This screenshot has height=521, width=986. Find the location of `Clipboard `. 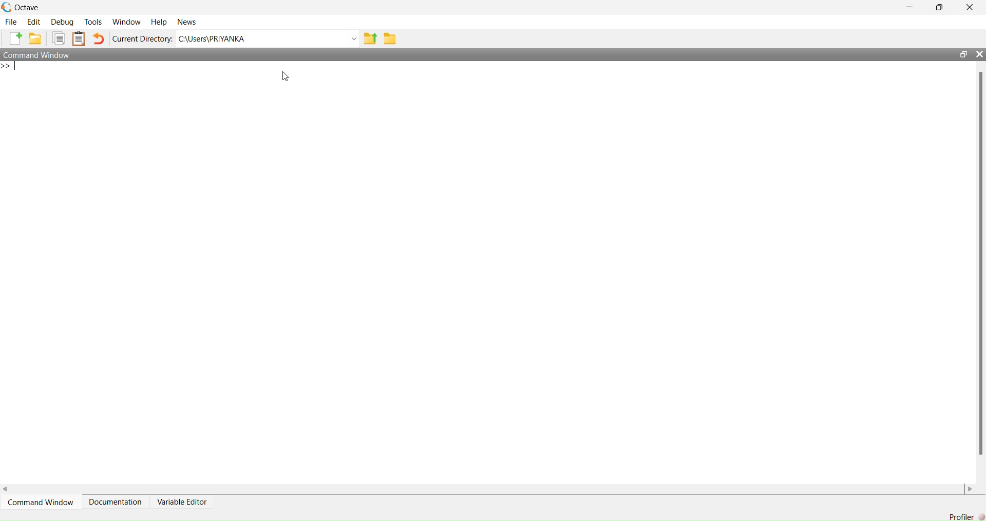

Clipboard  is located at coordinates (79, 38).